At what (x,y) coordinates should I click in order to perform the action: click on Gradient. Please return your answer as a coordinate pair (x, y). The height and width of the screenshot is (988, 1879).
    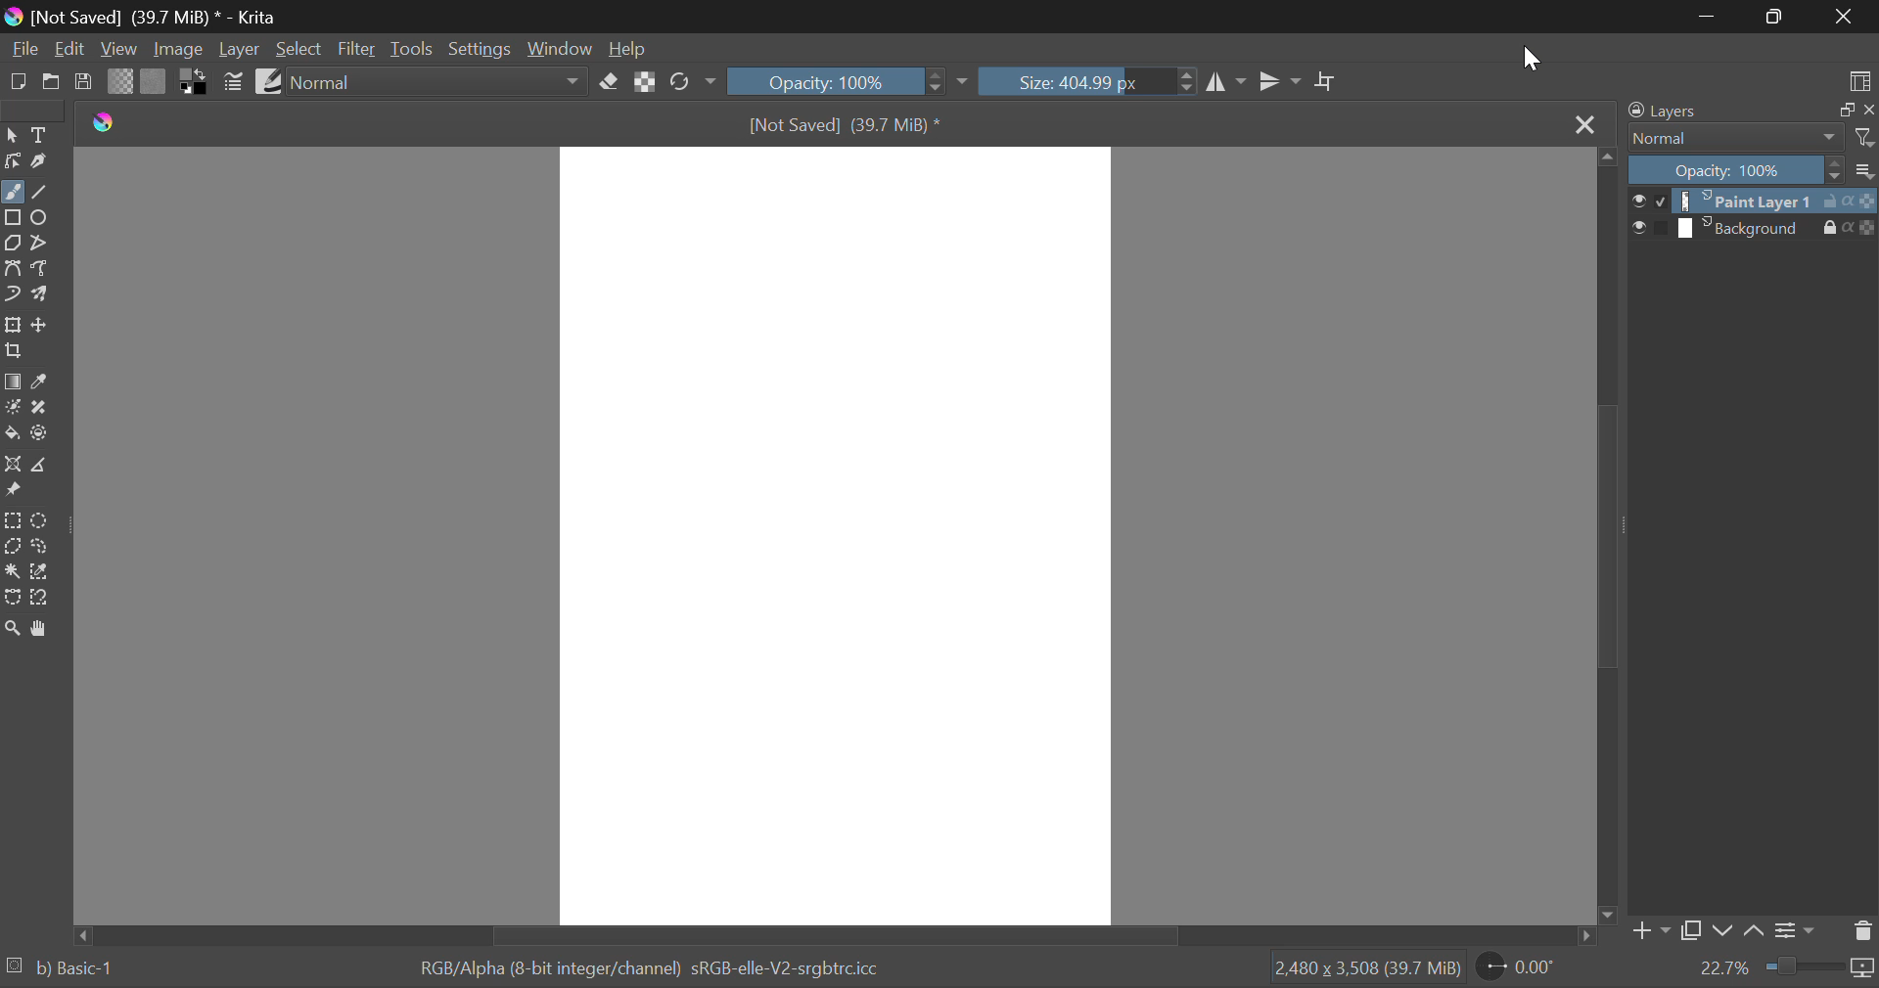
    Looking at the image, I should click on (121, 81).